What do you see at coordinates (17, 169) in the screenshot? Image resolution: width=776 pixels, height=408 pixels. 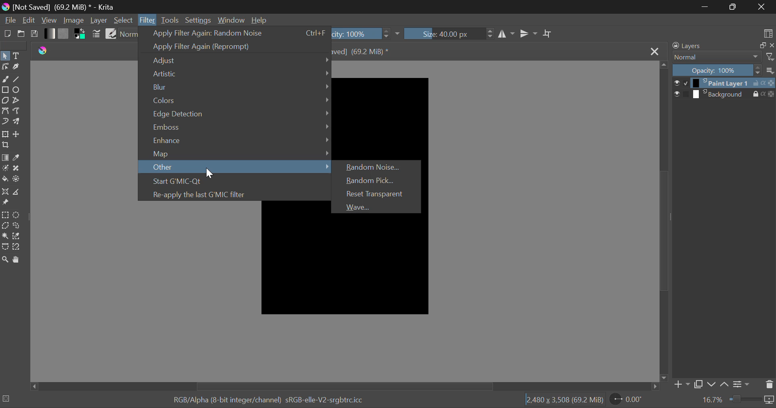 I see `Smart Patch Tool` at bounding box center [17, 169].